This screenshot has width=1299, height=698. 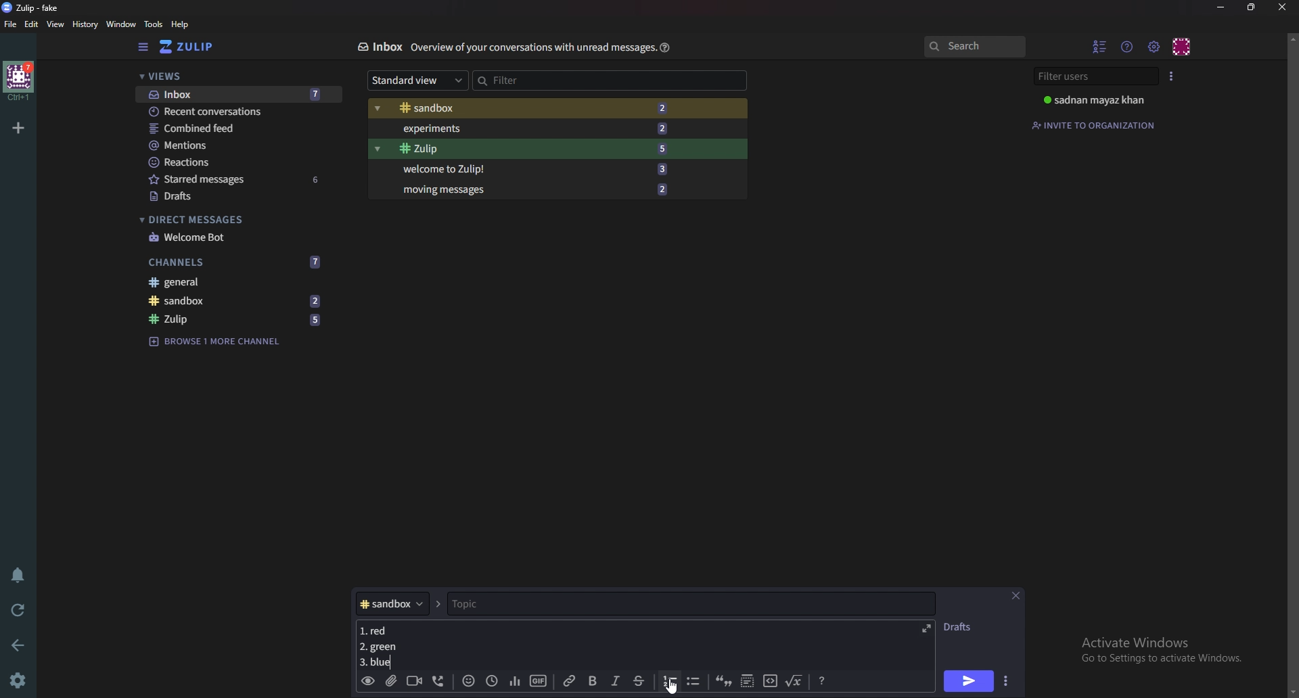 I want to click on Home view, so click(x=196, y=47).